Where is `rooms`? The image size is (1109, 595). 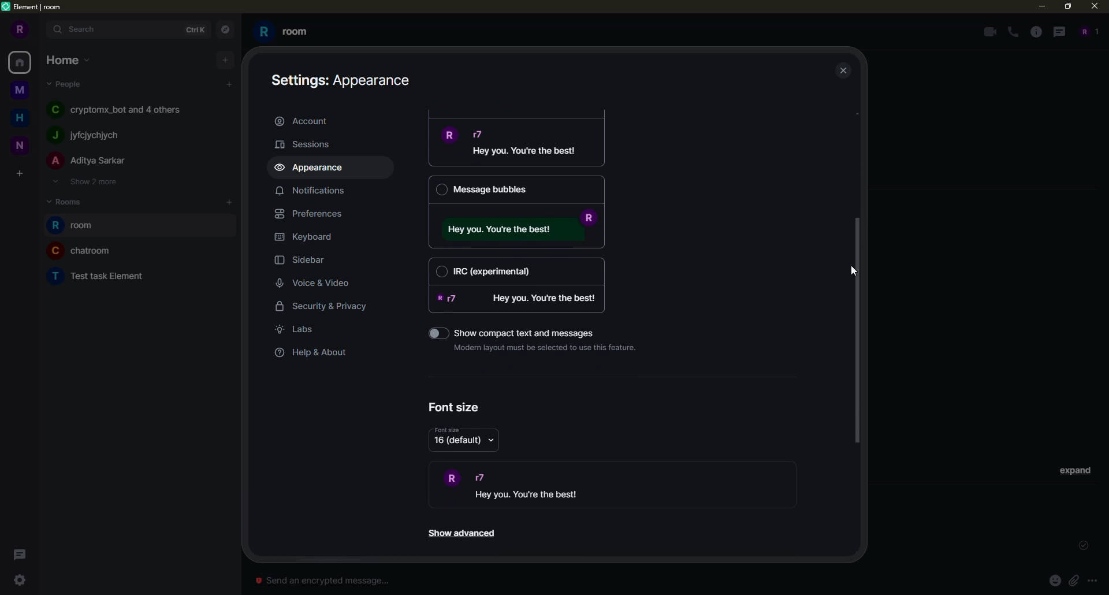
rooms is located at coordinates (69, 200).